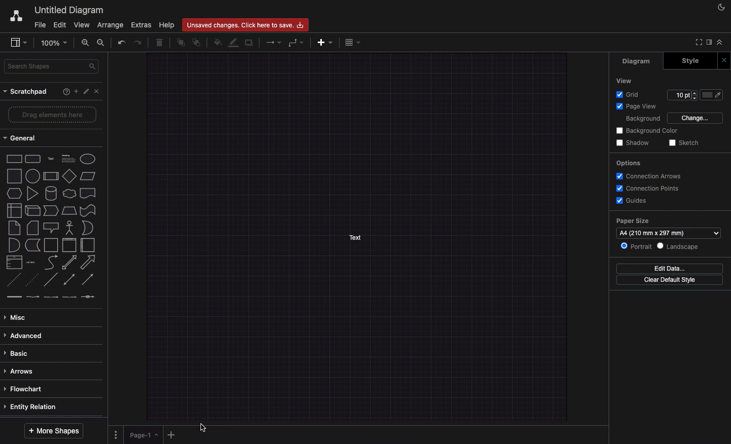  Describe the element at coordinates (651, 175) in the screenshot. I see `Connection arrows` at that location.